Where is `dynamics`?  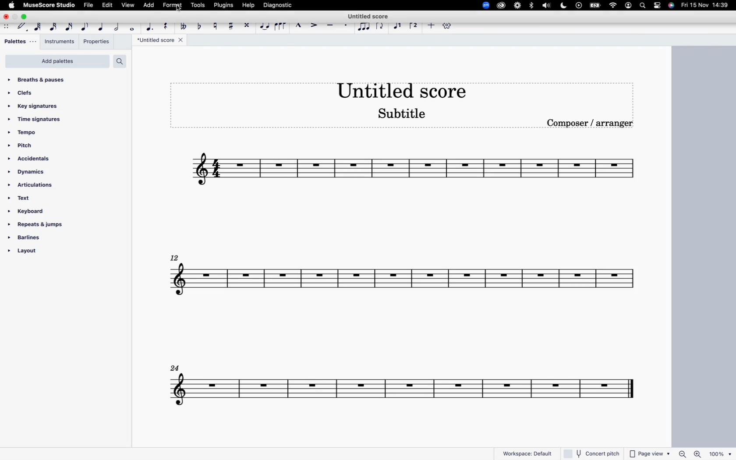
dynamics is located at coordinates (28, 173).